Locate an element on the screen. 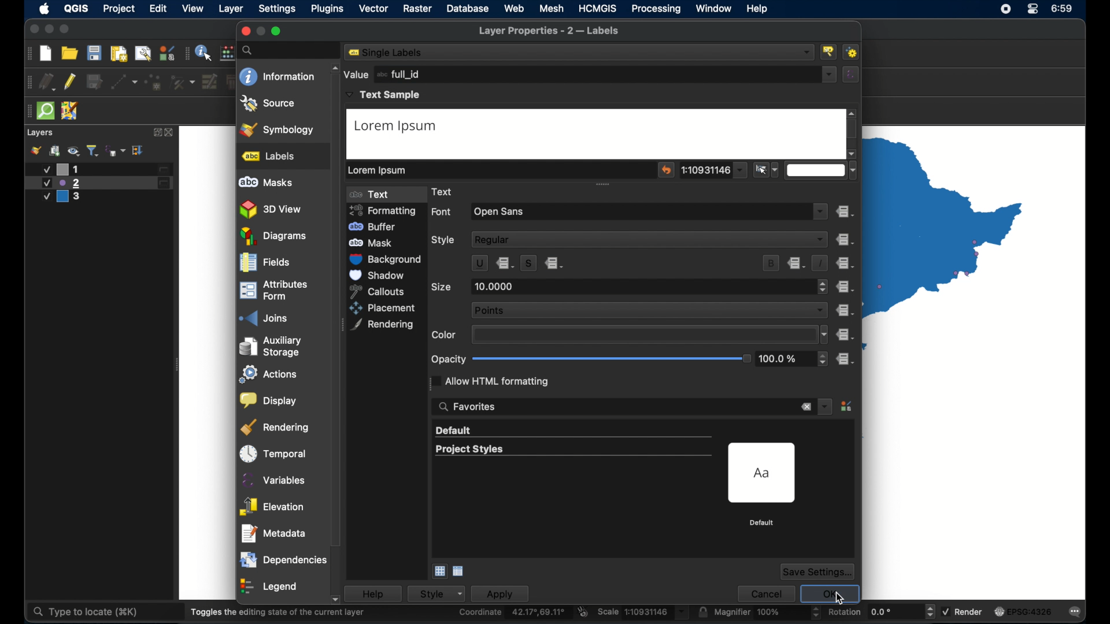 The height and width of the screenshot is (624, 1110). apply is located at coordinates (506, 593).